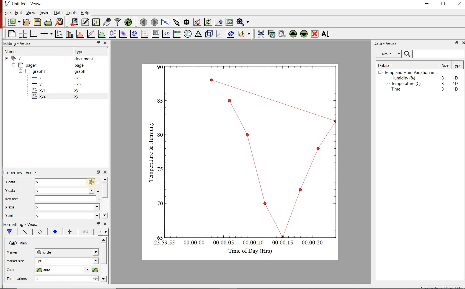 The height and width of the screenshot is (289, 465). Describe the element at coordinates (105, 43) in the screenshot. I see `close` at that location.